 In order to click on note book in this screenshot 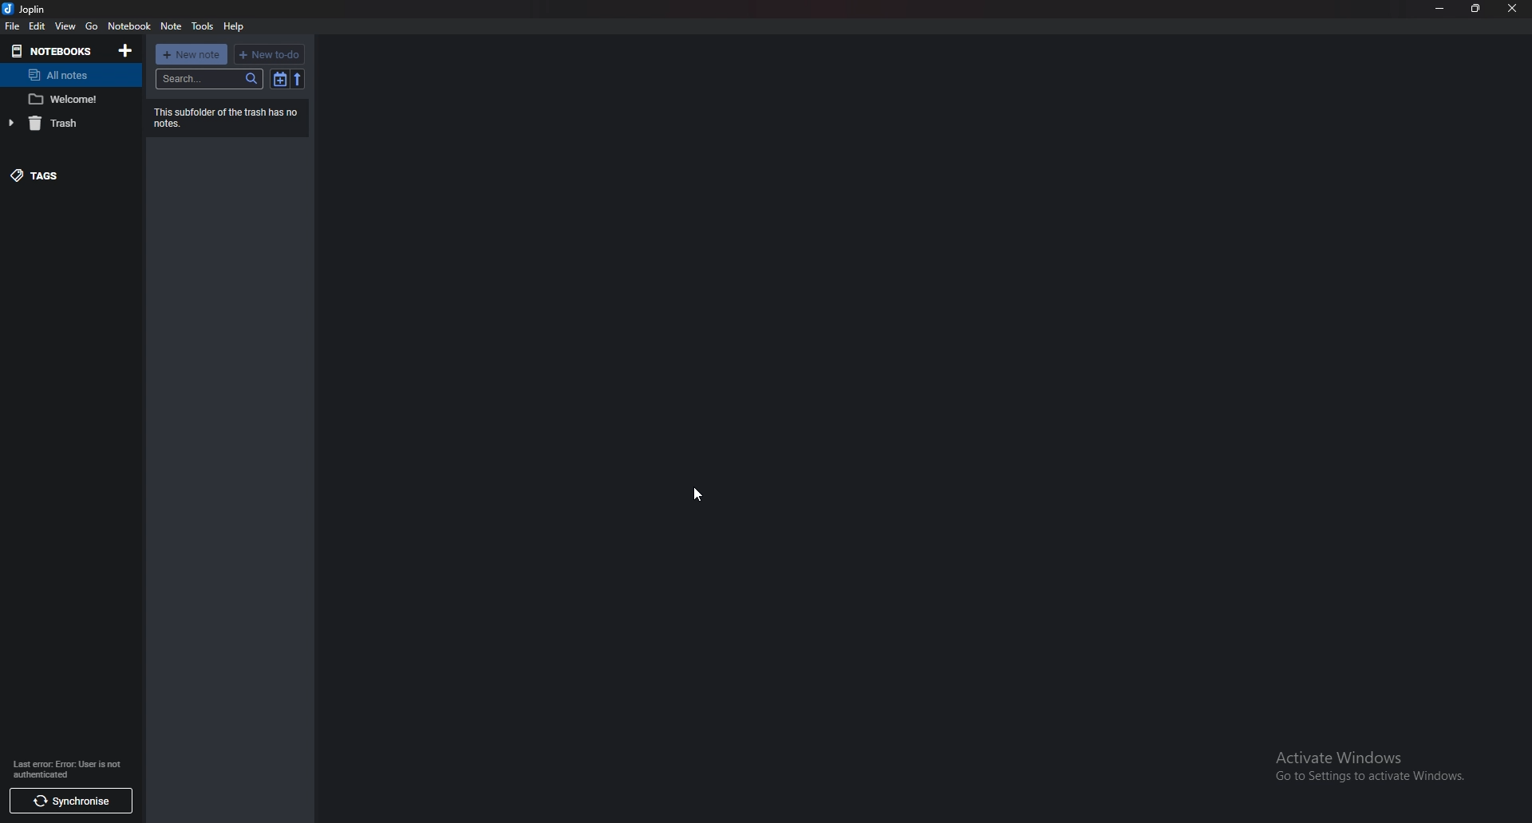, I will do `click(128, 26)`.